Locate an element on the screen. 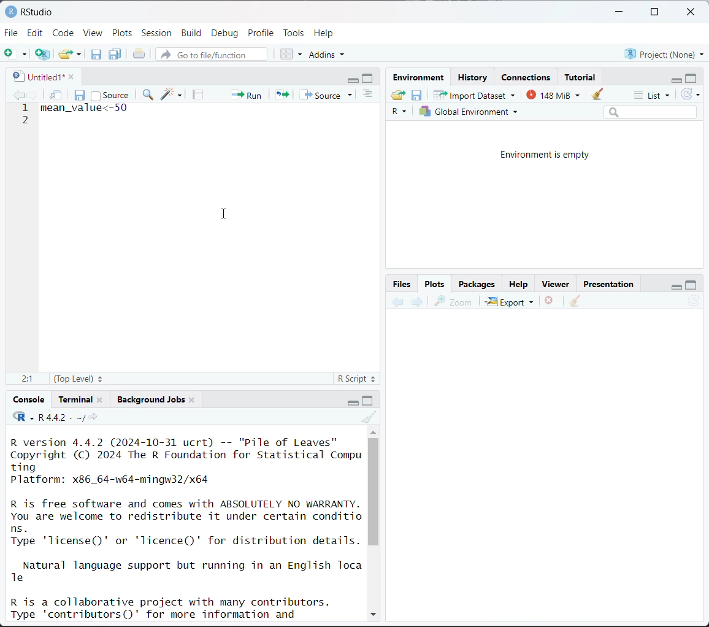  Debug is located at coordinates (224, 33).